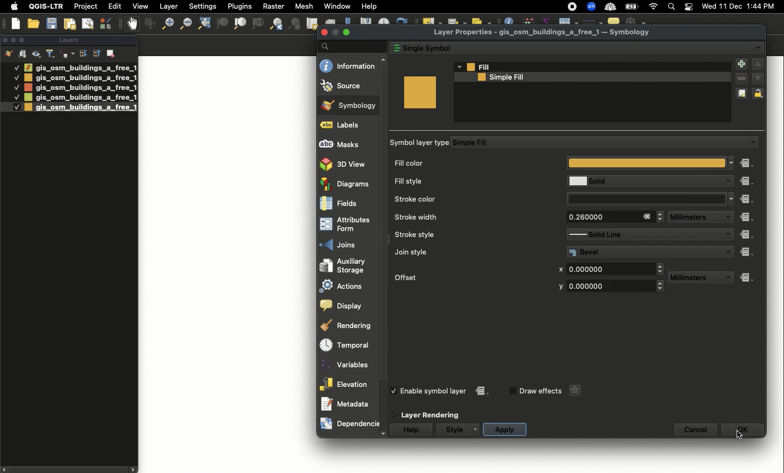 Image resolution: width=784 pixels, height=473 pixels. What do you see at coordinates (68, 54) in the screenshot?
I see `Filter legend by expression` at bounding box center [68, 54].